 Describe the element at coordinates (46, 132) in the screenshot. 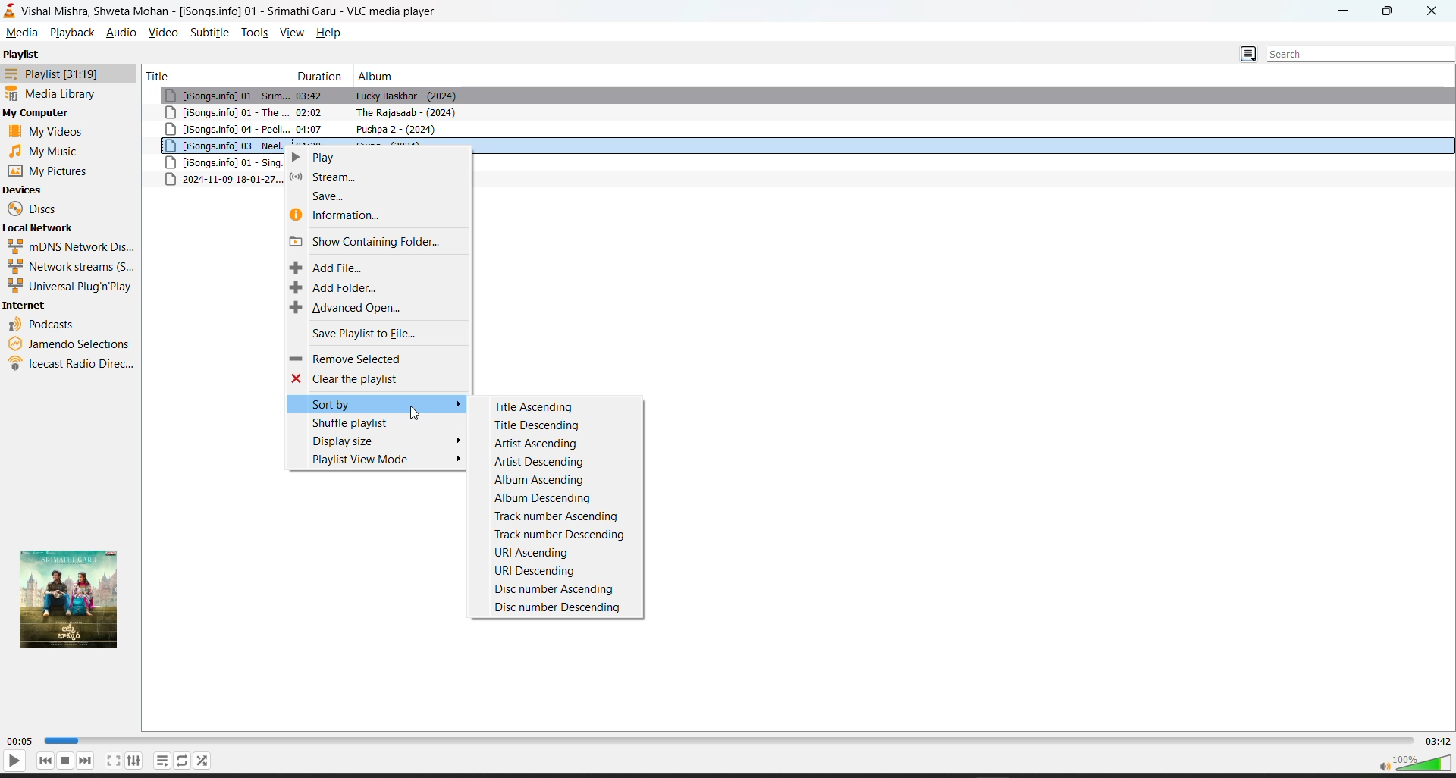

I see `videos` at that location.